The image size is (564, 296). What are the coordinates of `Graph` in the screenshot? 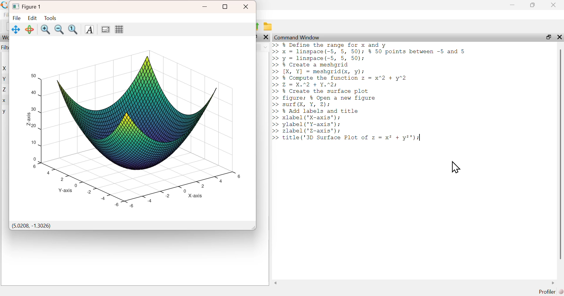 It's located at (132, 126).